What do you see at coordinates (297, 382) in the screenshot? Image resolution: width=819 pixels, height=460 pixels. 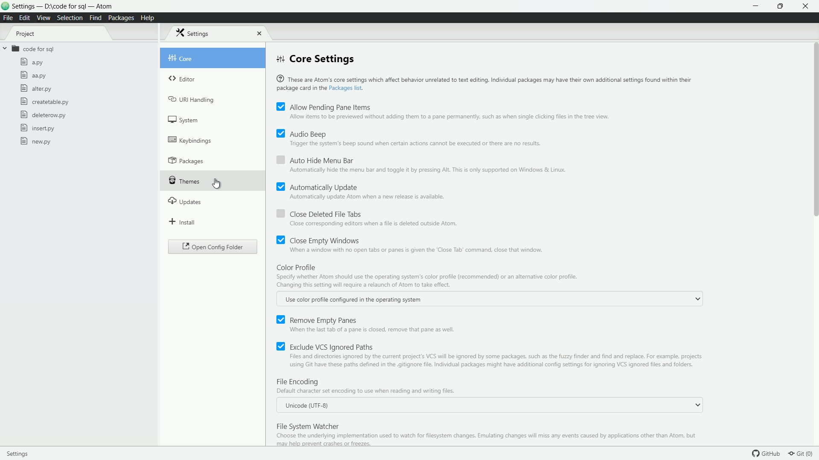 I see `file encoding` at bounding box center [297, 382].